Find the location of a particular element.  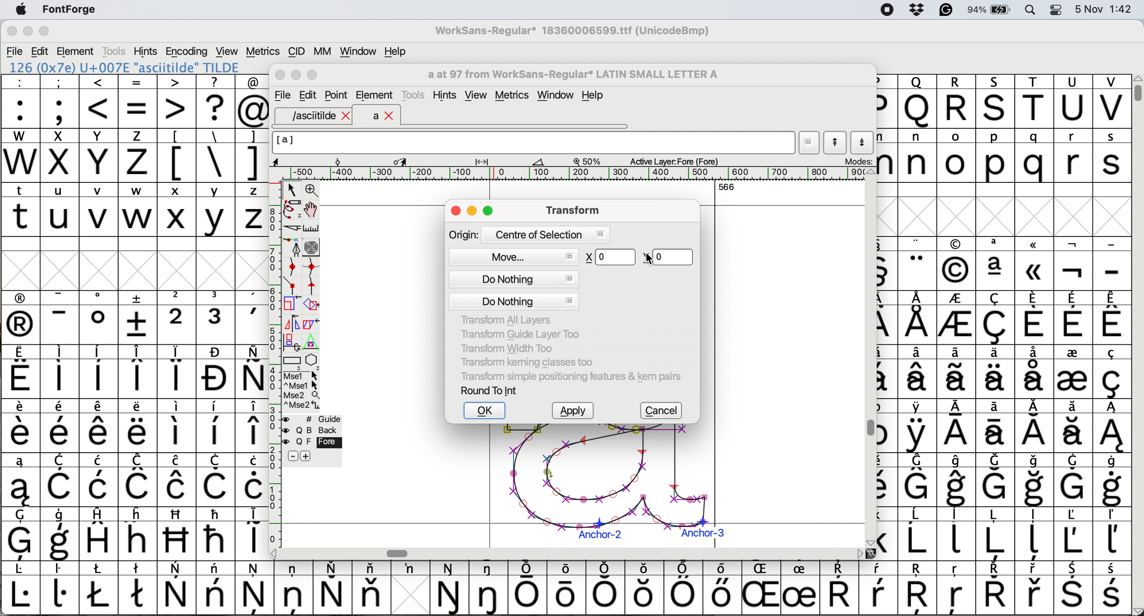

symbol is located at coordinates (99, 317).